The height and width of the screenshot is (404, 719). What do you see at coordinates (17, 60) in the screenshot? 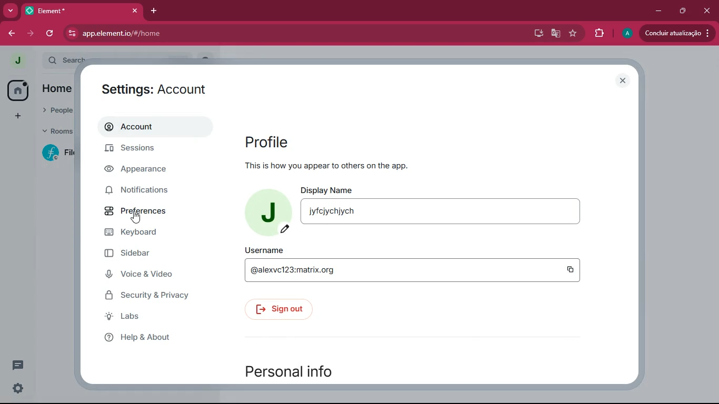
I see `profile picture` at bounding box center [17, 60].